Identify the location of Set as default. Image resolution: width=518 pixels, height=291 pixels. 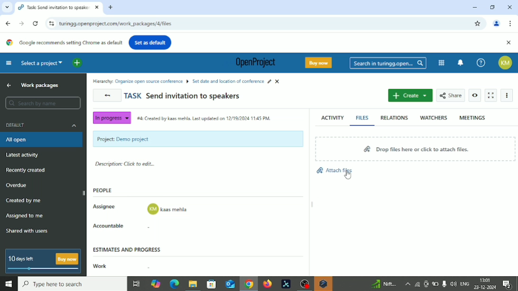
(150, 42).